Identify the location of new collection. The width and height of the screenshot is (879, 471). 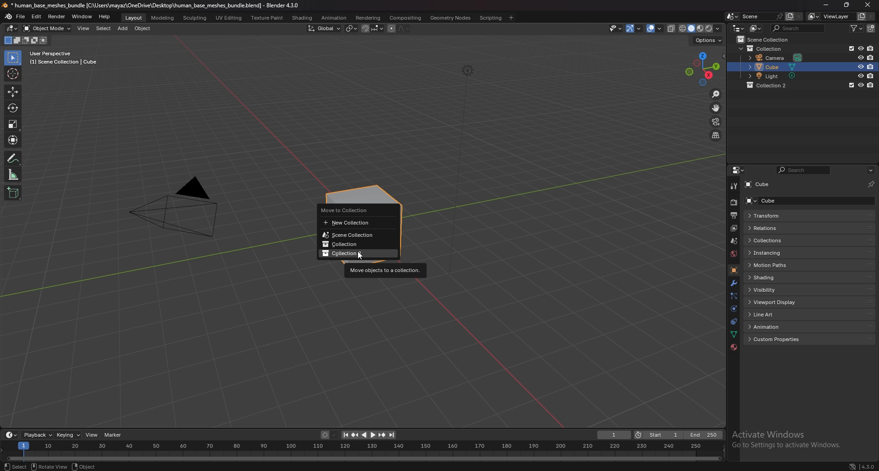
(355, 223).